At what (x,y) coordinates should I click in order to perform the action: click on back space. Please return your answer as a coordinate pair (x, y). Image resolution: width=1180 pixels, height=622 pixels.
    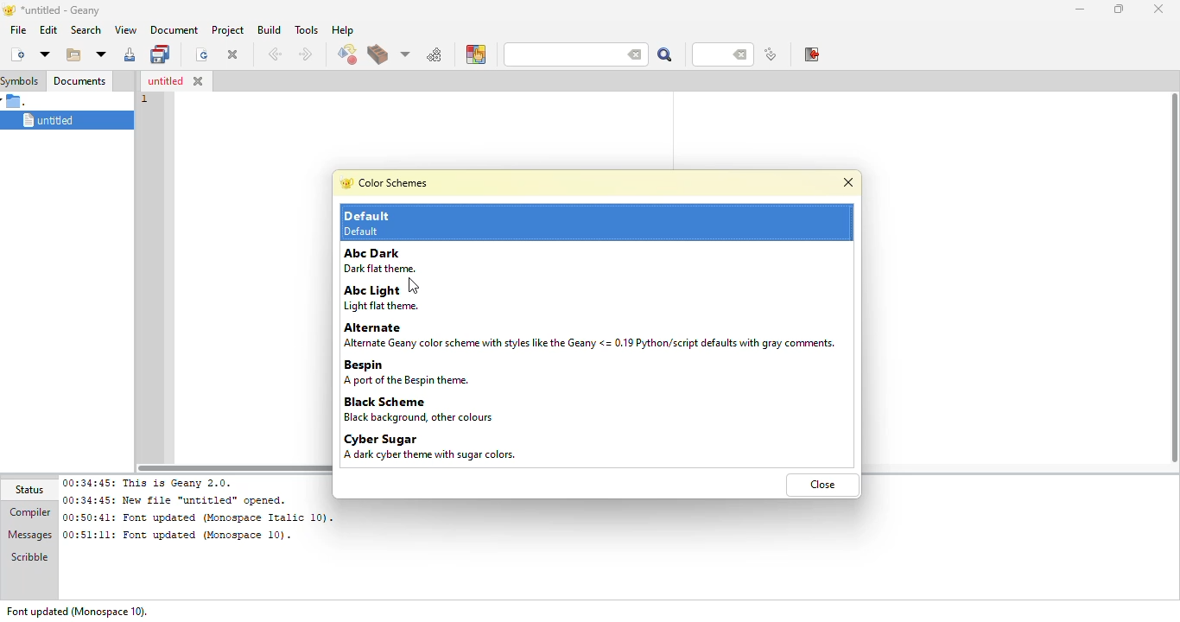
    Looking at the image, I should click on (631, 53).